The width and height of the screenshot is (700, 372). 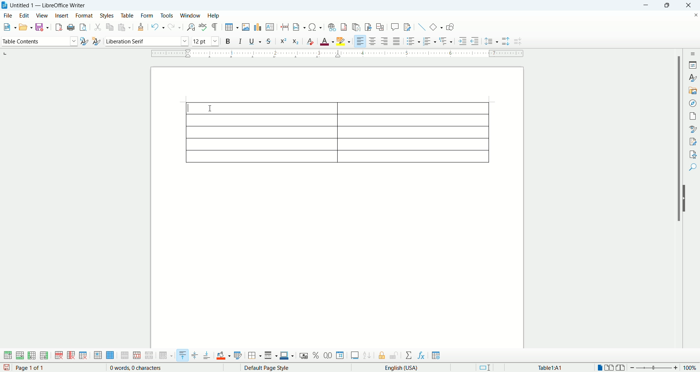 What do you see at coordinates (296, 40) in the screenshot?
I see `subscript` at bounding box center [296, 40].